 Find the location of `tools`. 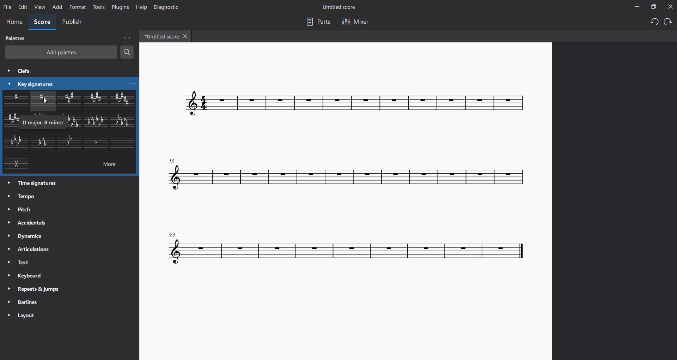

tools is located at coordinates (98, 6).